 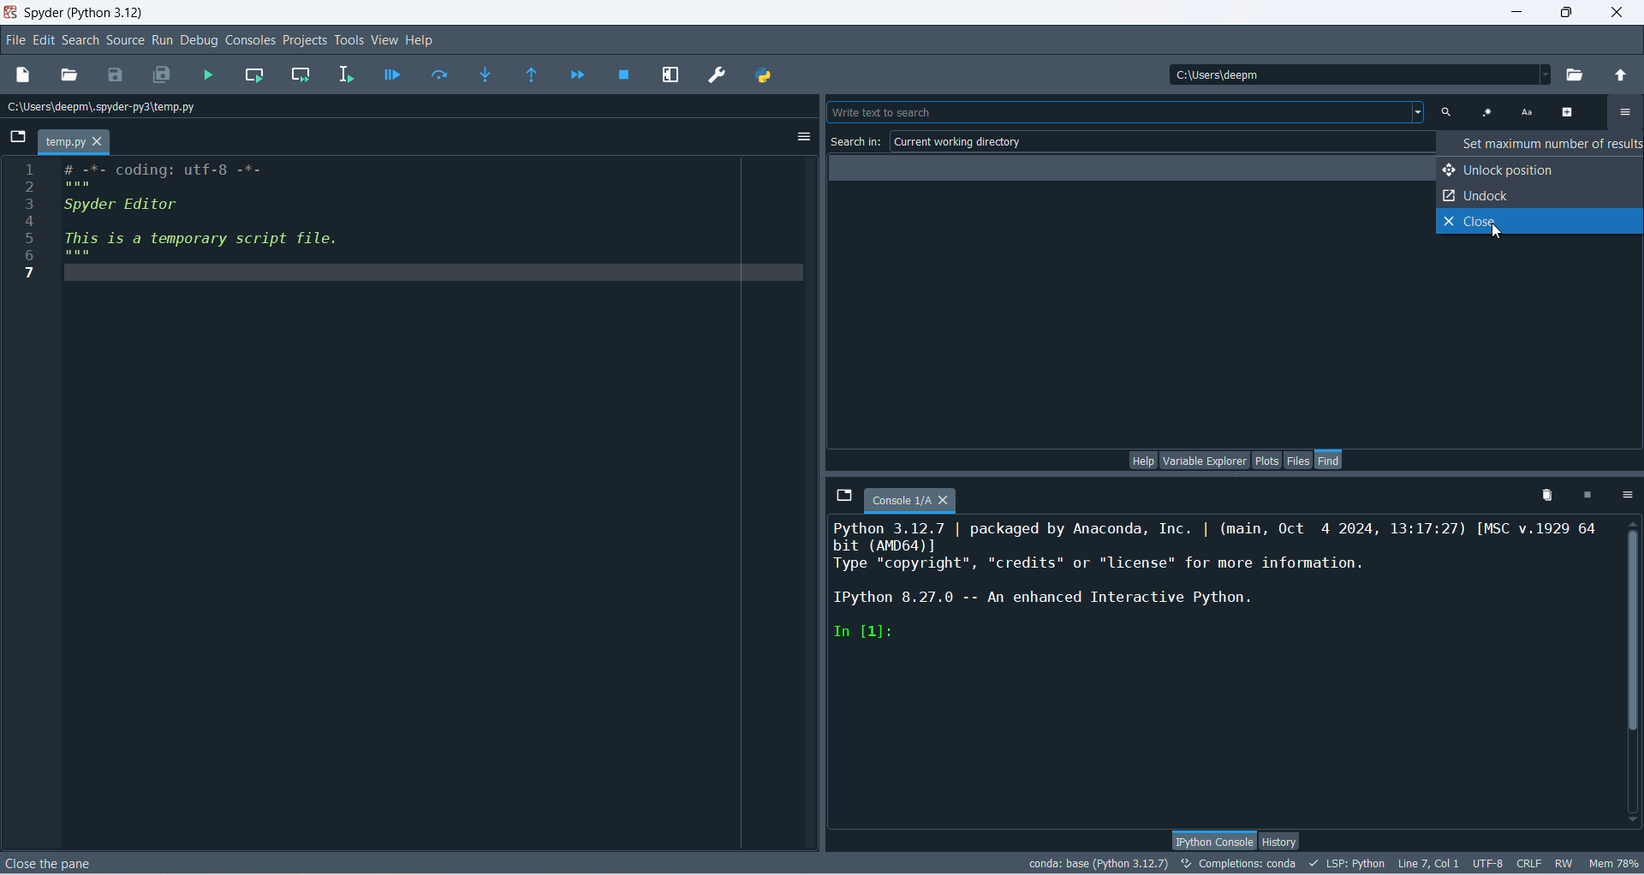 What do you see at coordinates (1357, 74) in the screenshot?
I see `location` at bounding box center [1357, 74].